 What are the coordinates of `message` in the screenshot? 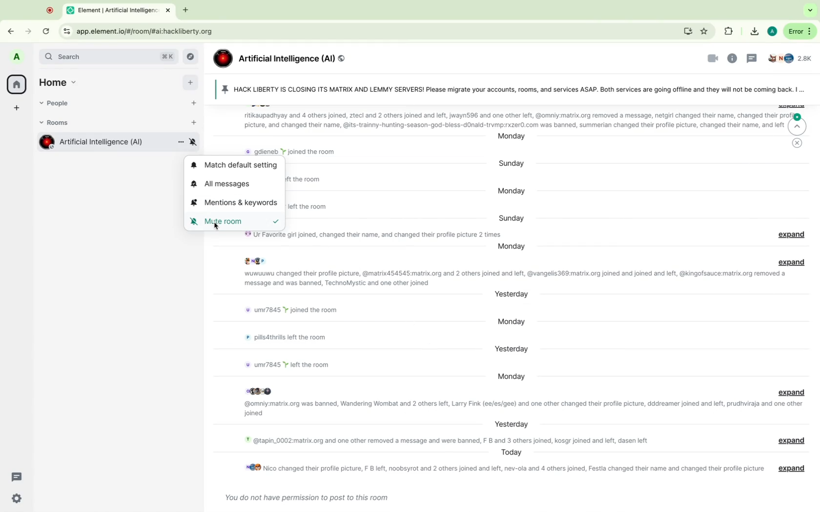 It's located at (369, 235).